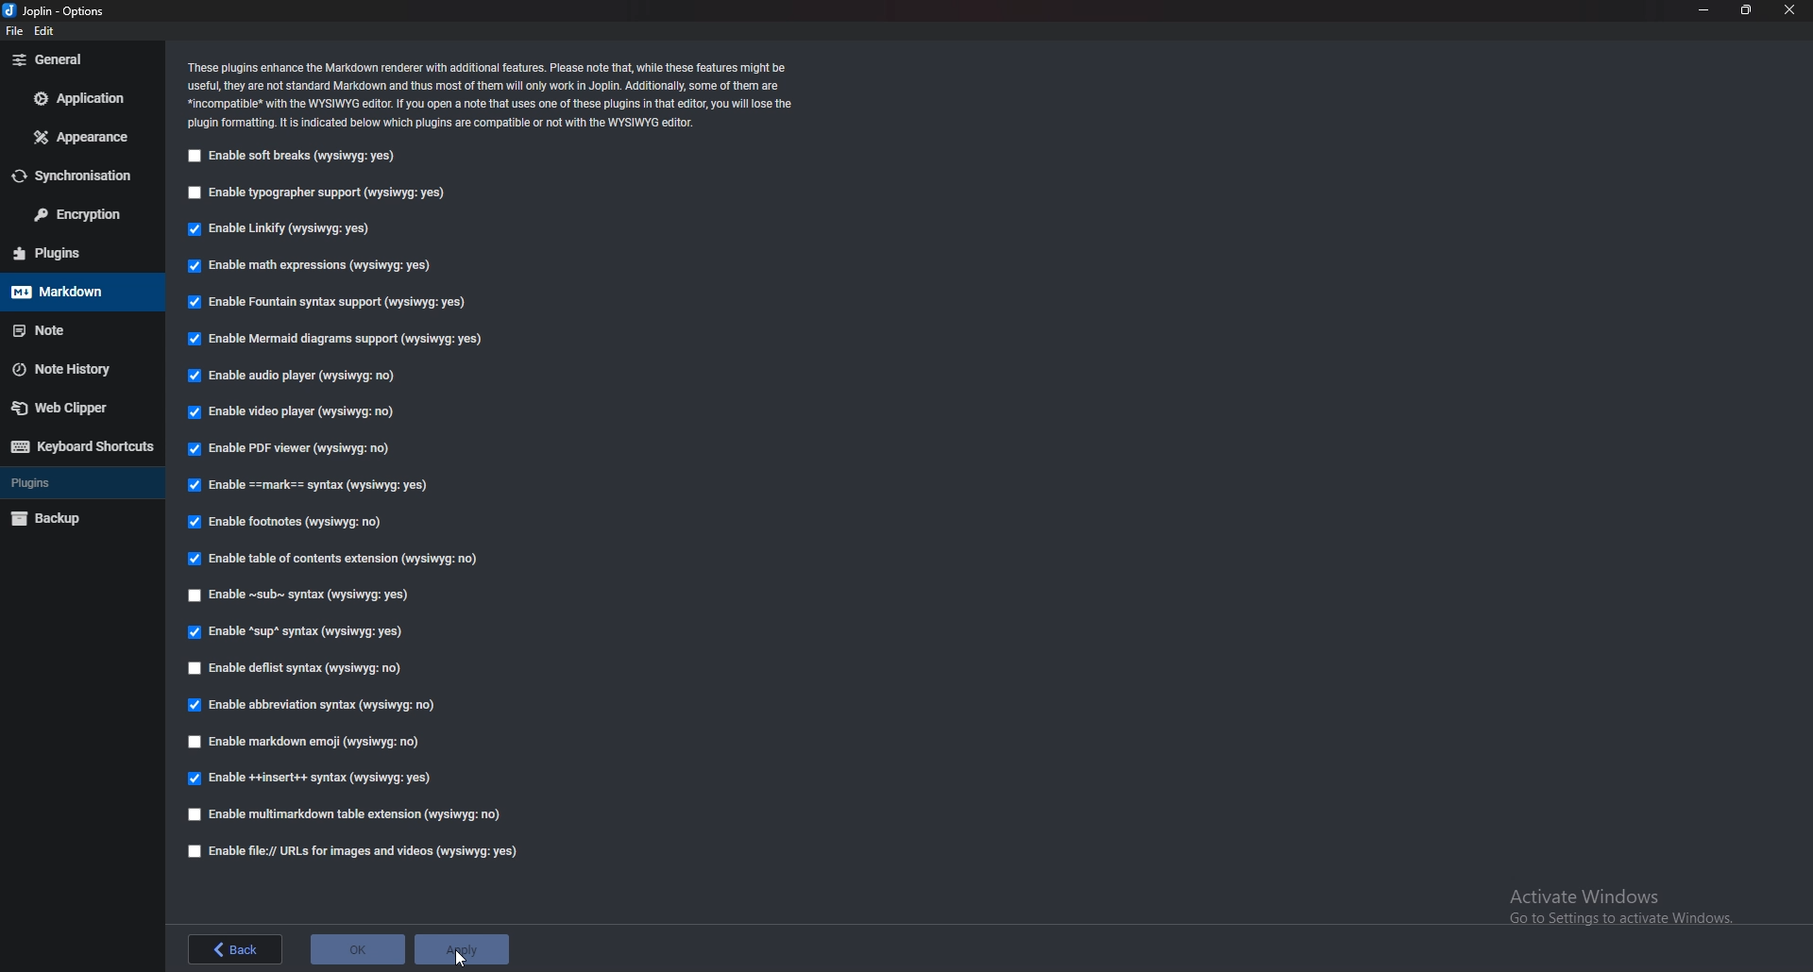 This screenshot has height=972, width=1813. Describe the element at coordinates (316, 486) in the screenshot. I see `enable Mark Syntax` at that location.